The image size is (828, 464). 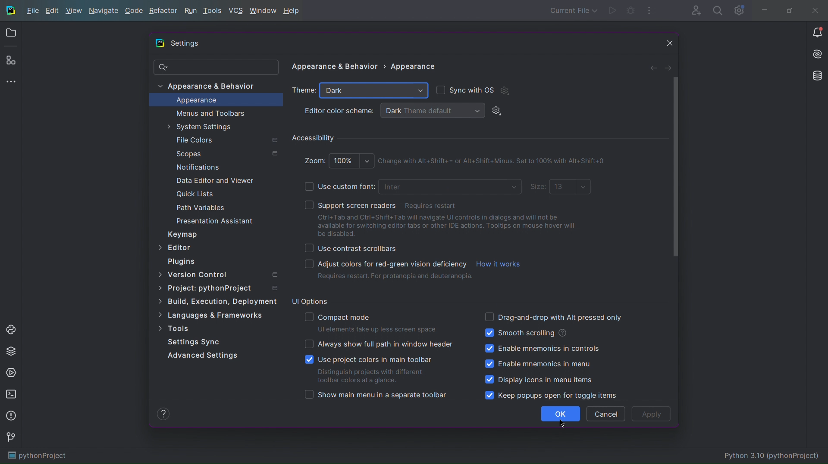 I want to click on Install AI assistant, so click(x=817, y=53).